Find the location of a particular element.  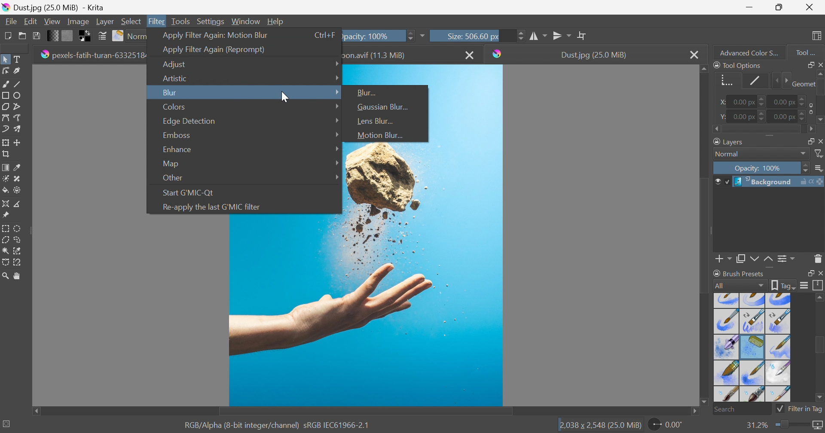

Drop Down is located at coordinates (336, 120).